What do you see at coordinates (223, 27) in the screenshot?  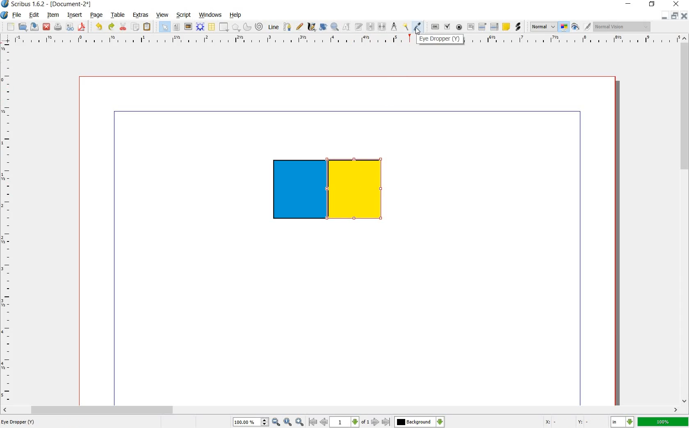 I see `shape` at bounding box center [223, 27].